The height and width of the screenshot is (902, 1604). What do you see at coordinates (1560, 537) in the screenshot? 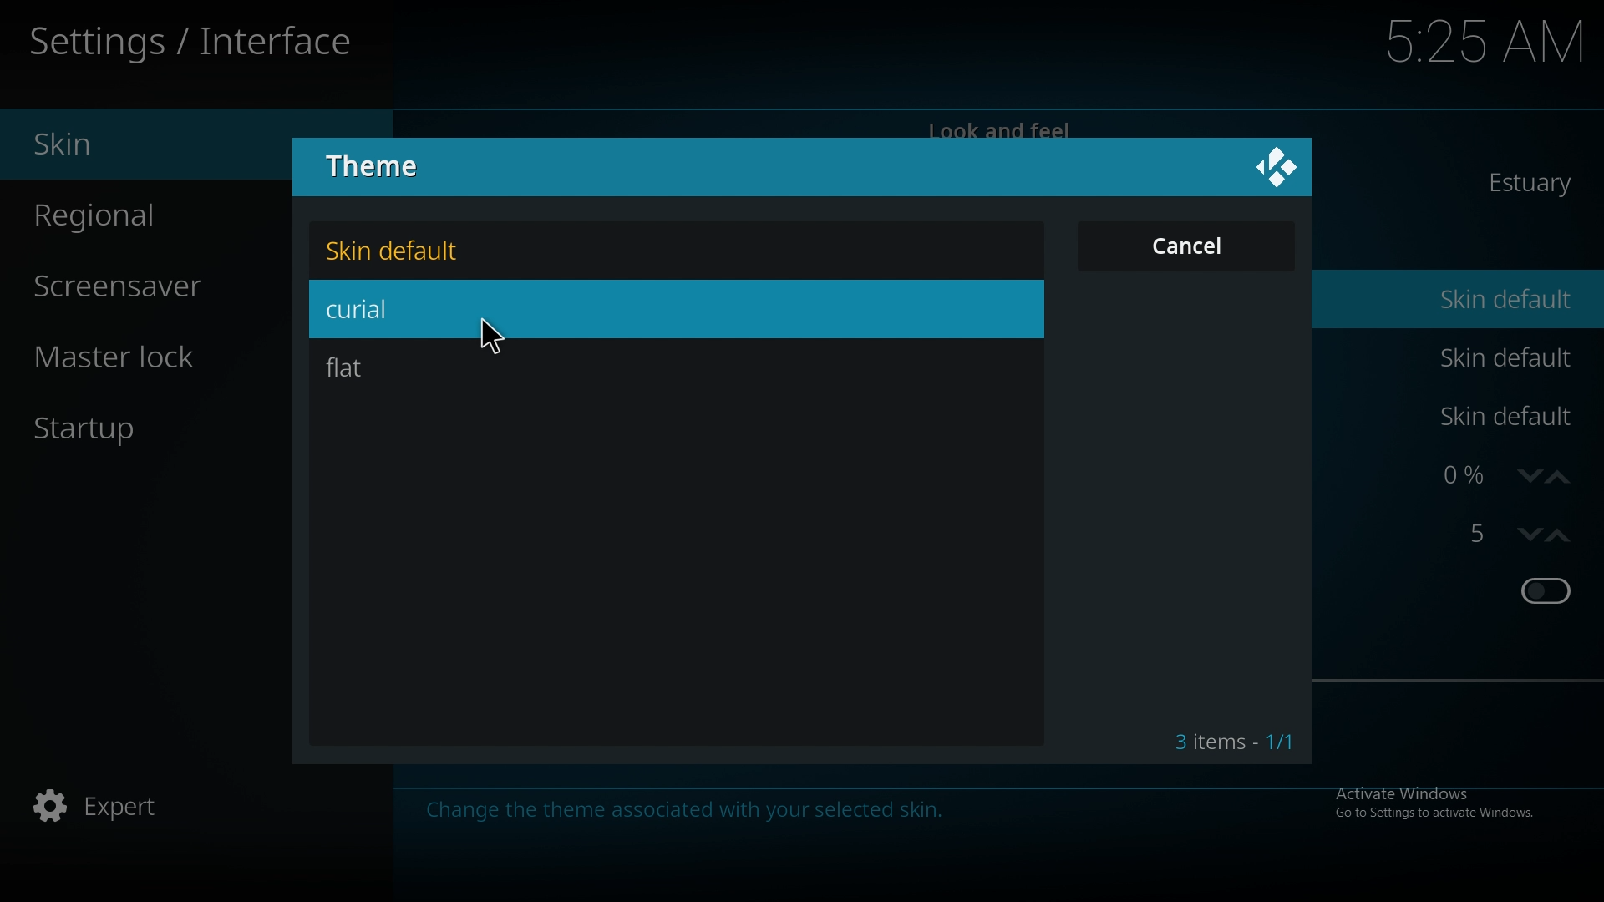
I see `increase` at bounding box center [1560, 537].